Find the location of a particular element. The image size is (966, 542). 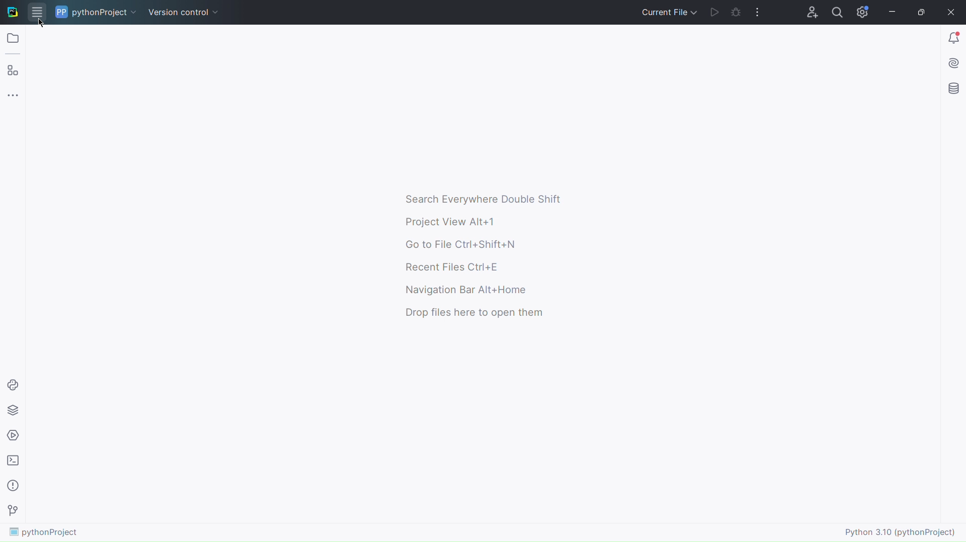

pythonProject is located at coordinates (97, 11).